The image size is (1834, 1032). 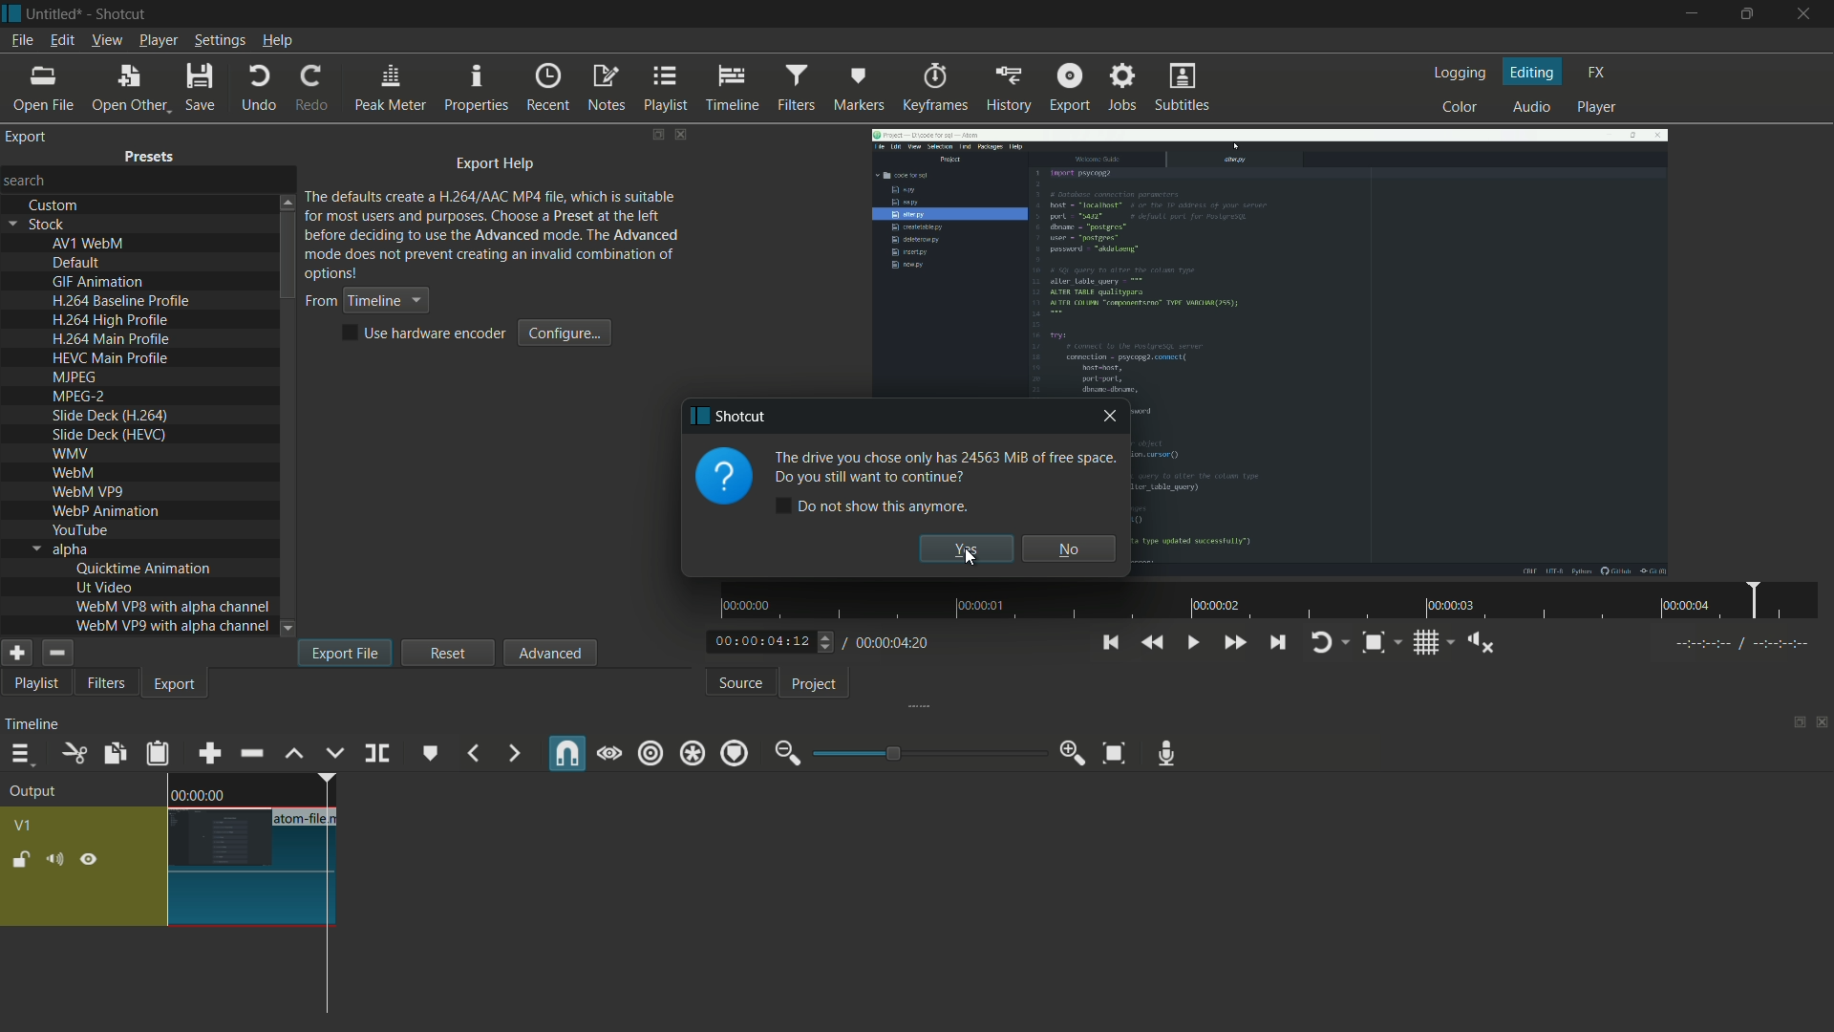 What do you see at coordinates (1458, 108) in the screenshot?
I see `color` at bounding box center [1458, 108].